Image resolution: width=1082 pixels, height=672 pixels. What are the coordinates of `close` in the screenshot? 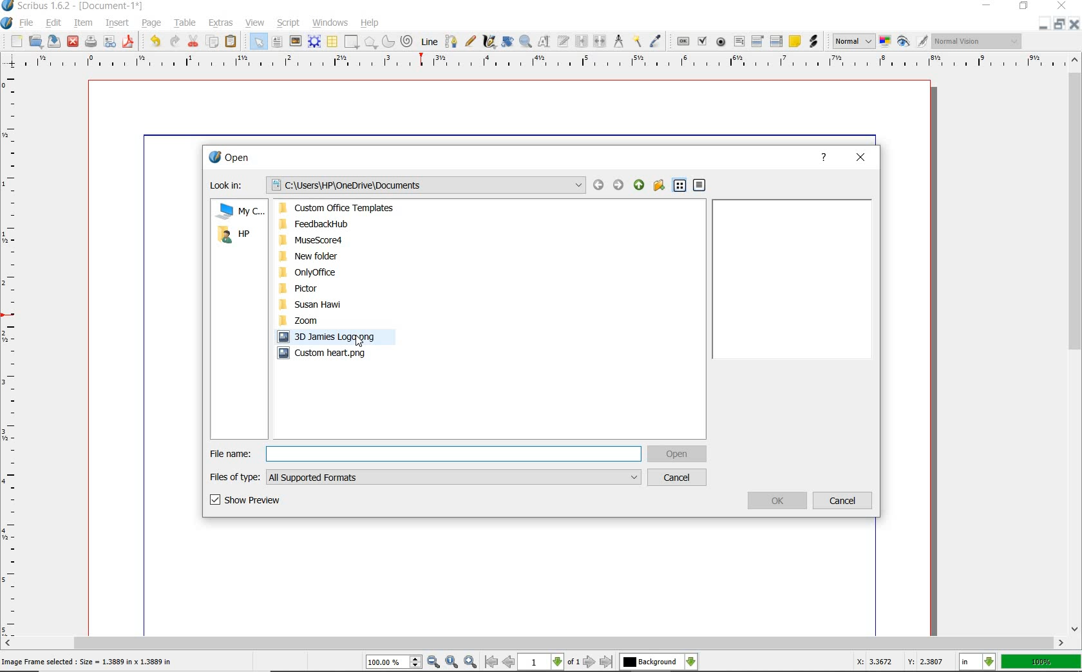 It's located at (1064, 6).